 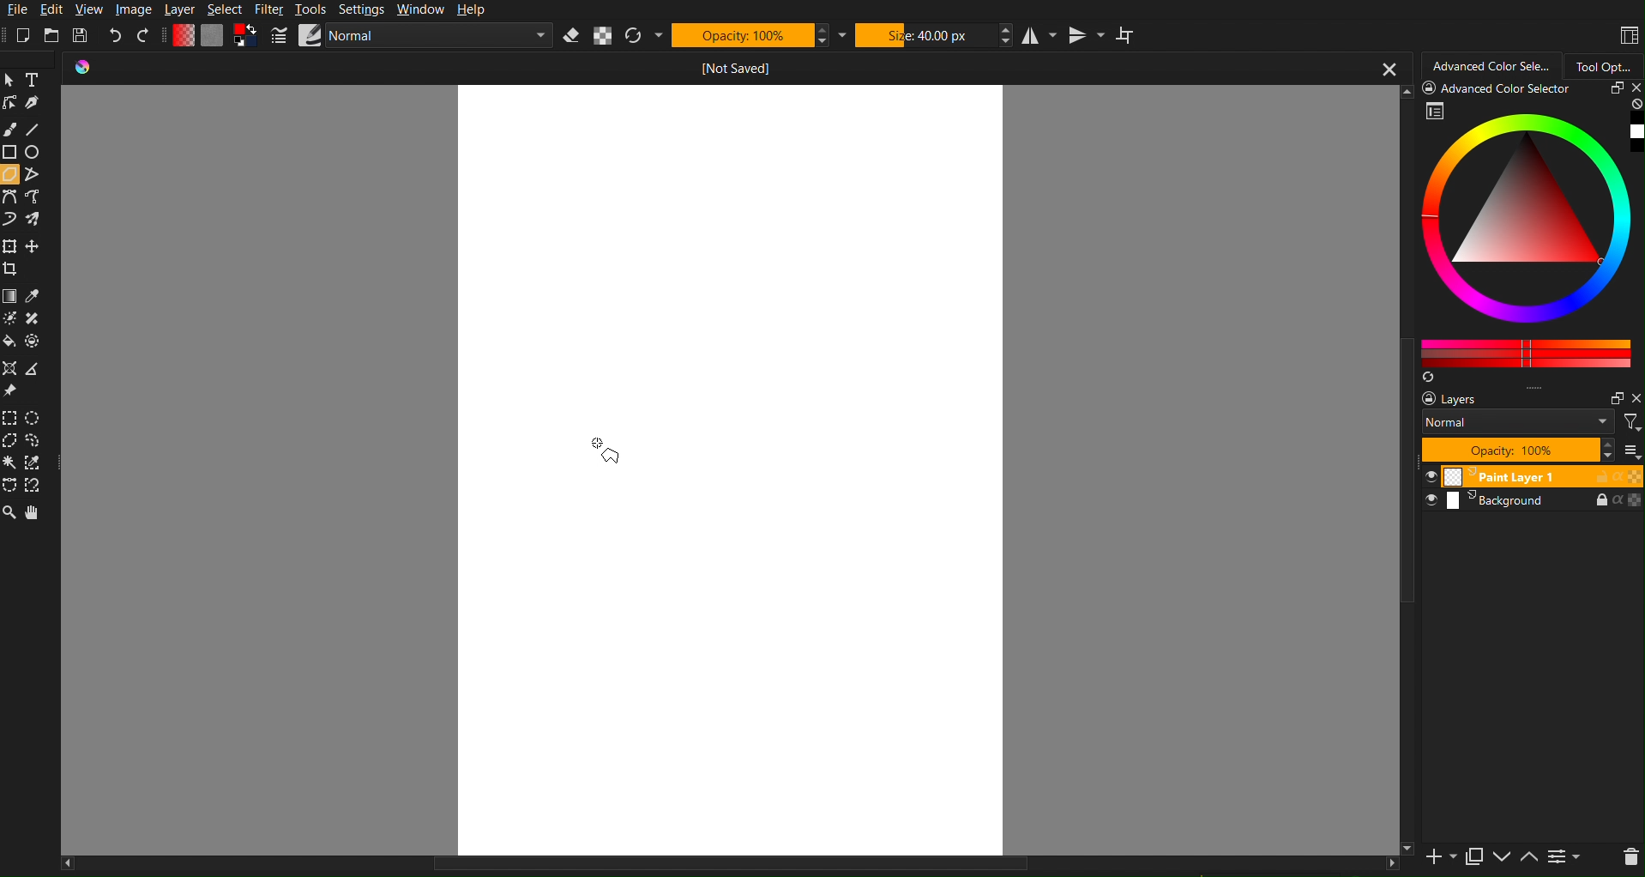 I want to click on move layer up, so click(x=1529, y=858).